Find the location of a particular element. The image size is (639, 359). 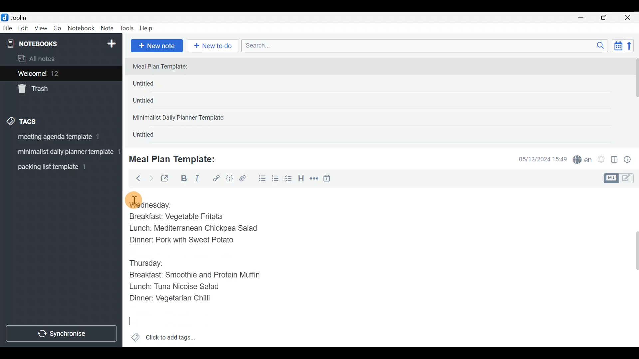

Click to add tags is located at coordinates (163, 340).